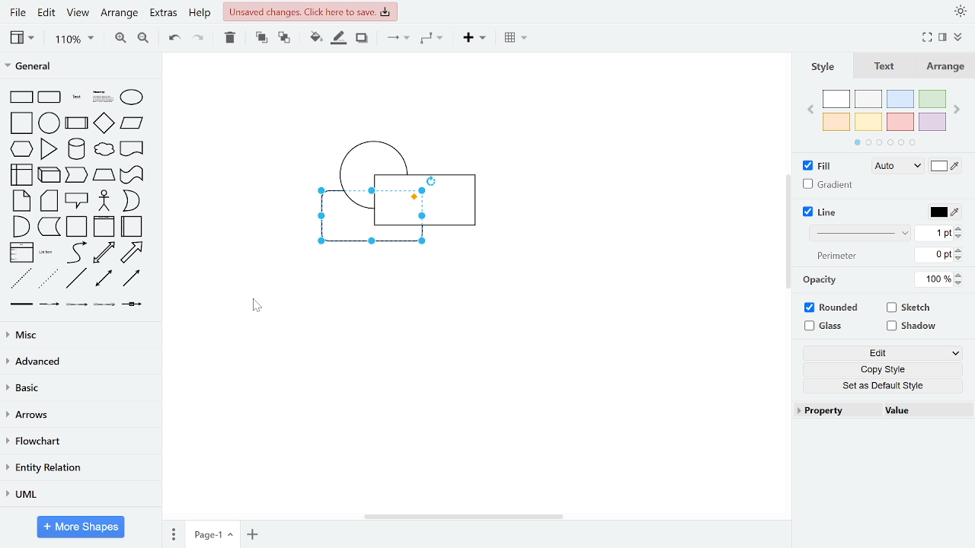 The width and height of the screenshot is (975, 548). What do you see at coordinates (831, 307) in the screenshot?
I see `rounded` at bounding box center [831, 307].